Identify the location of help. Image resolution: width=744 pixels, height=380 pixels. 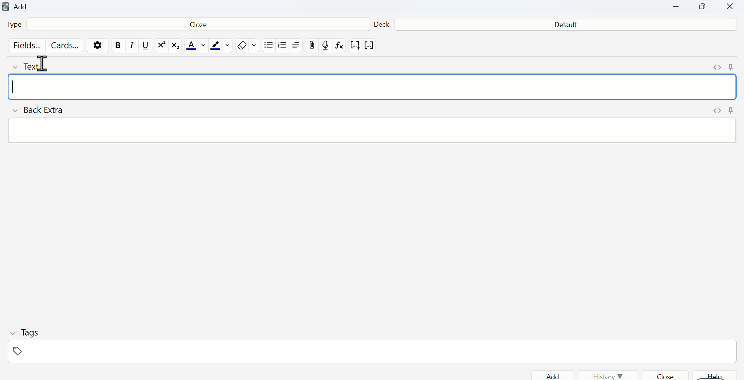
(718, 375).